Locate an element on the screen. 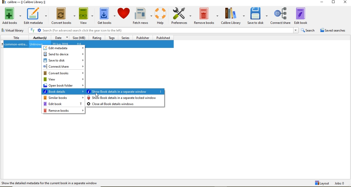  Restore is located at coordinates (333, 3).